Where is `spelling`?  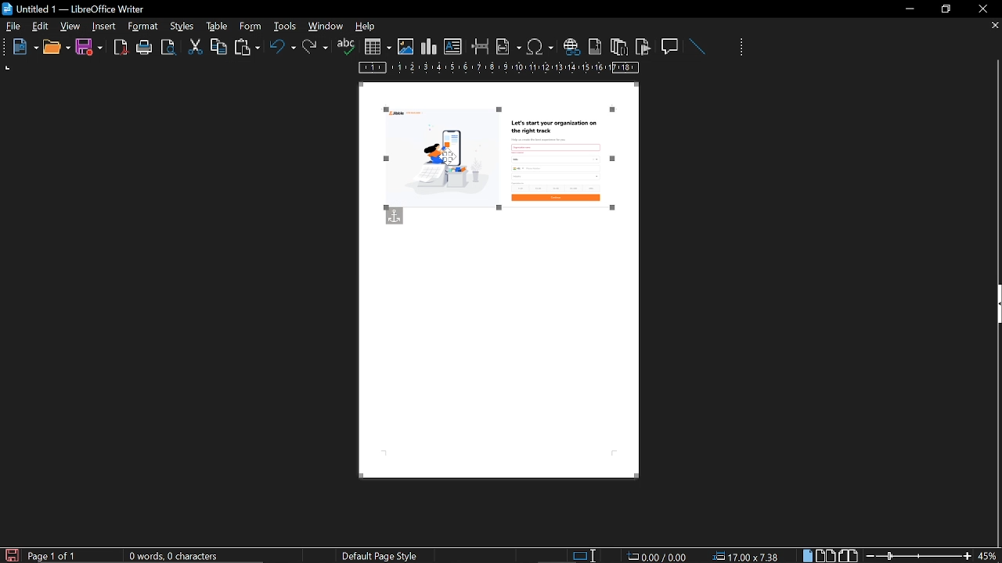 spelling is located at coordinates (346, 47).